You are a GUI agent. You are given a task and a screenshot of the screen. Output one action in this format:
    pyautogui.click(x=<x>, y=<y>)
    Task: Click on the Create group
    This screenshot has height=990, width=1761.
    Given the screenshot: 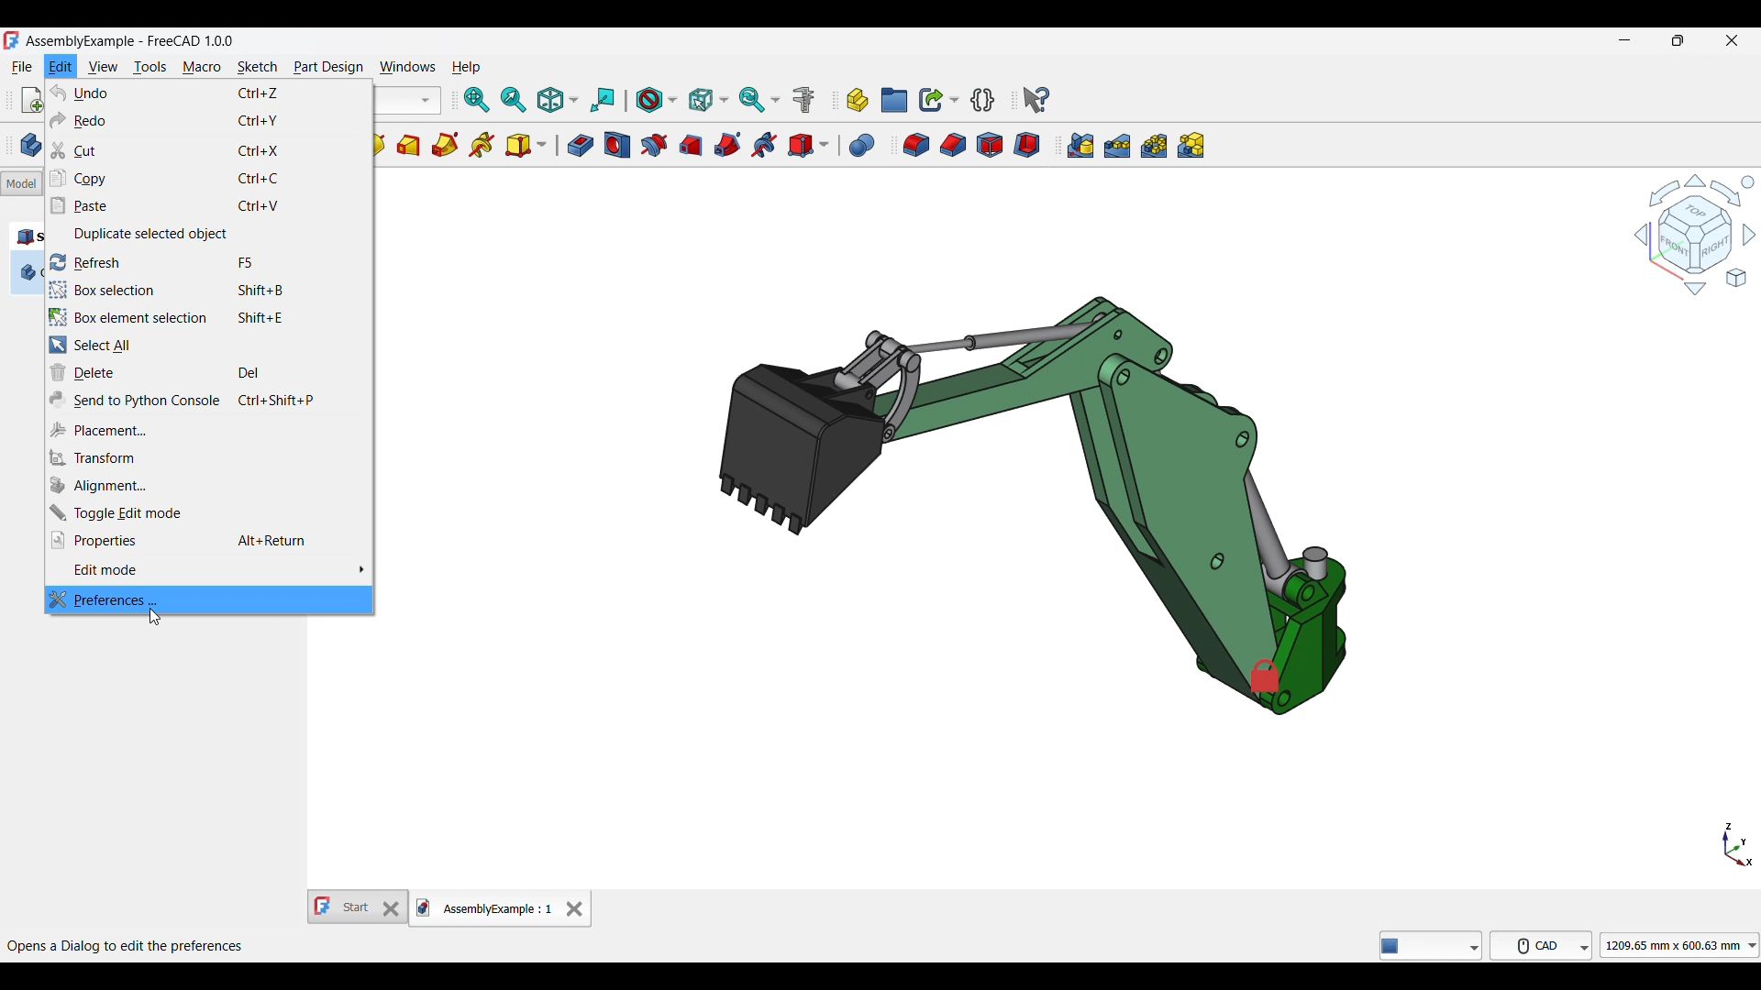 What is the action you would take?
    pyautogui.click(x=894, y=100)
    